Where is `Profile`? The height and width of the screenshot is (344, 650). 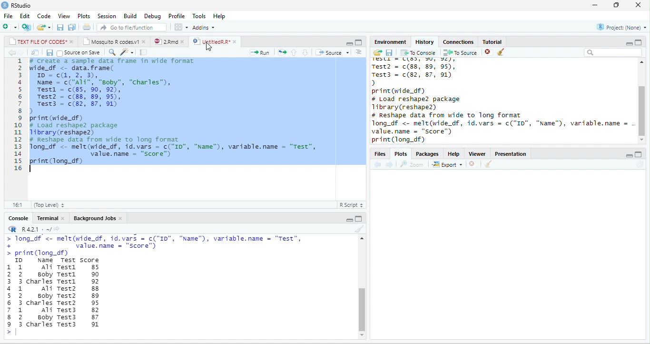 Profile is located at coordinates (177, 16).